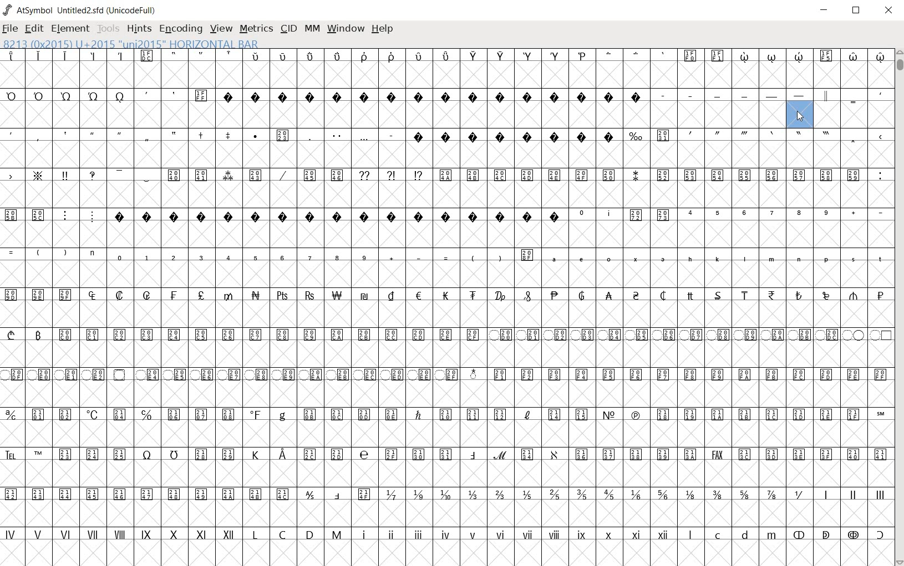 This screenshot has height=566, width=904. What do you see at coordinates (826, 11) in the screenshot?
I see `MINIMIZE` at bounding box center [826, 11].